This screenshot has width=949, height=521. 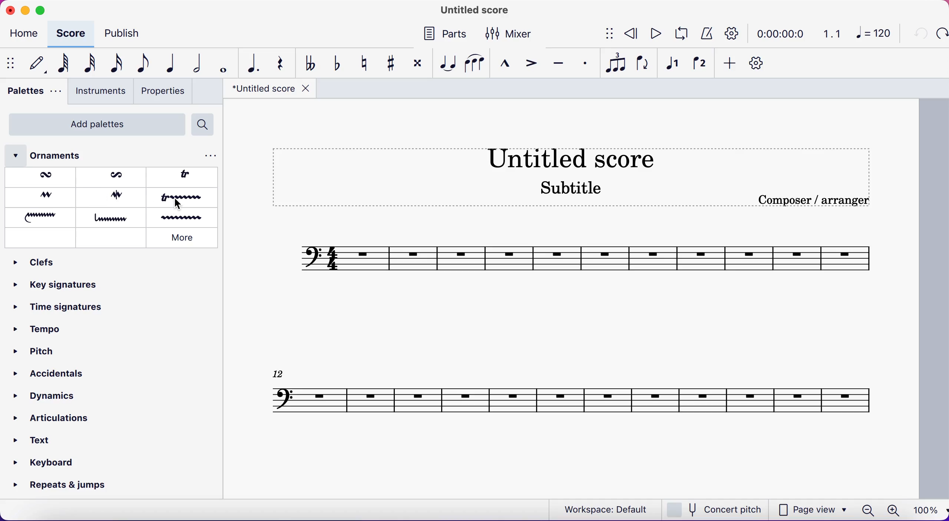 What do you see at coordinates (34, 350) in the screenshot?
I see `pitch` at bounding box center [34, 350].